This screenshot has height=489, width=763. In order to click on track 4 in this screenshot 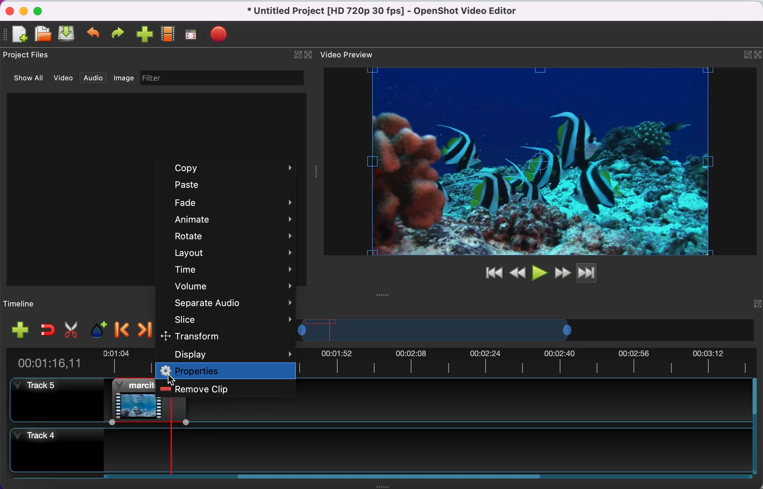, I will do `click(380, 446)`.